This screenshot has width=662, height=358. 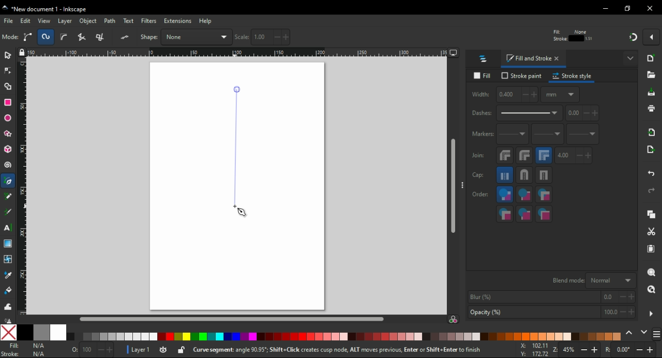 I want to click on star/polygon tool, so click(x=9, y=133).